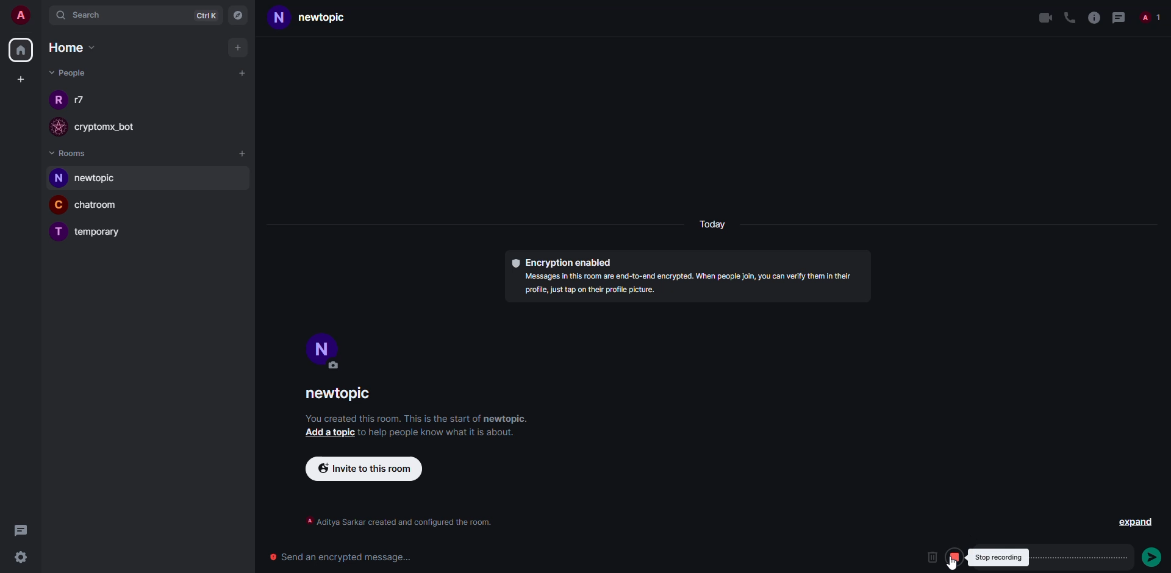 The width and height of the screenshot is (1171, 573). What do you see at coordinates (240, 15) in the screenshot?
I see `navigator` at bounding box center [240, 15].